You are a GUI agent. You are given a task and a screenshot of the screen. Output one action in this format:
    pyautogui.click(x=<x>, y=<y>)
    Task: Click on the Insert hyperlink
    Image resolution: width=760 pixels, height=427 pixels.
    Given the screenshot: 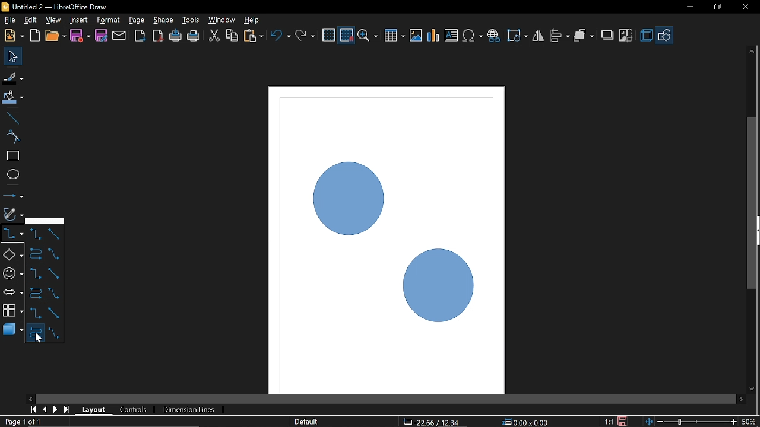 What is the action you would take?
    pyautogui.click(x=495, y=36)
    